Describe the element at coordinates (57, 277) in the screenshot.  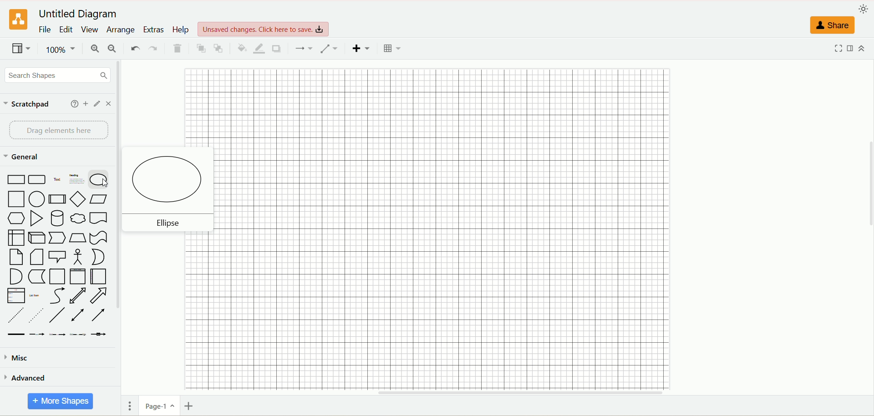
I see `container` at that location.